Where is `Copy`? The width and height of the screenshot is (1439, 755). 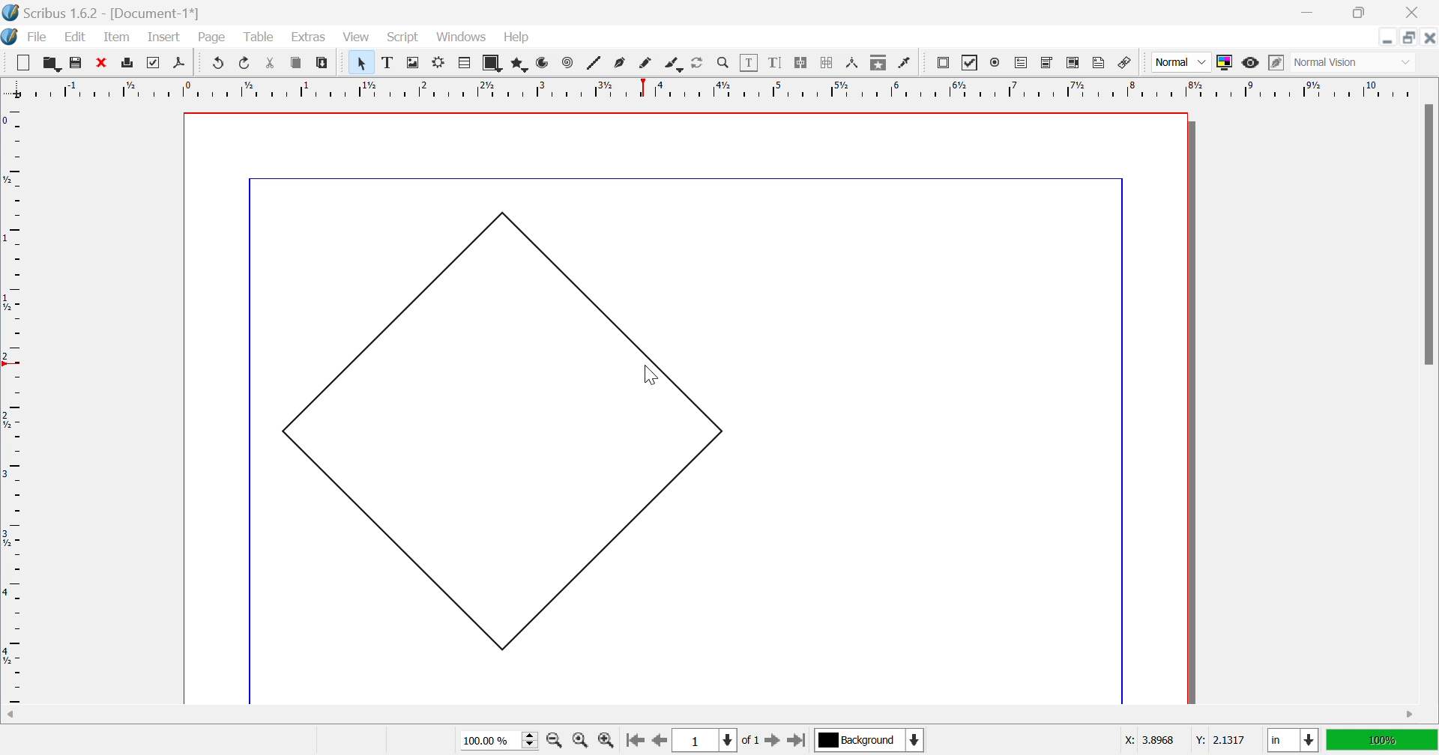 Copy is located at coordinates (296, 62).